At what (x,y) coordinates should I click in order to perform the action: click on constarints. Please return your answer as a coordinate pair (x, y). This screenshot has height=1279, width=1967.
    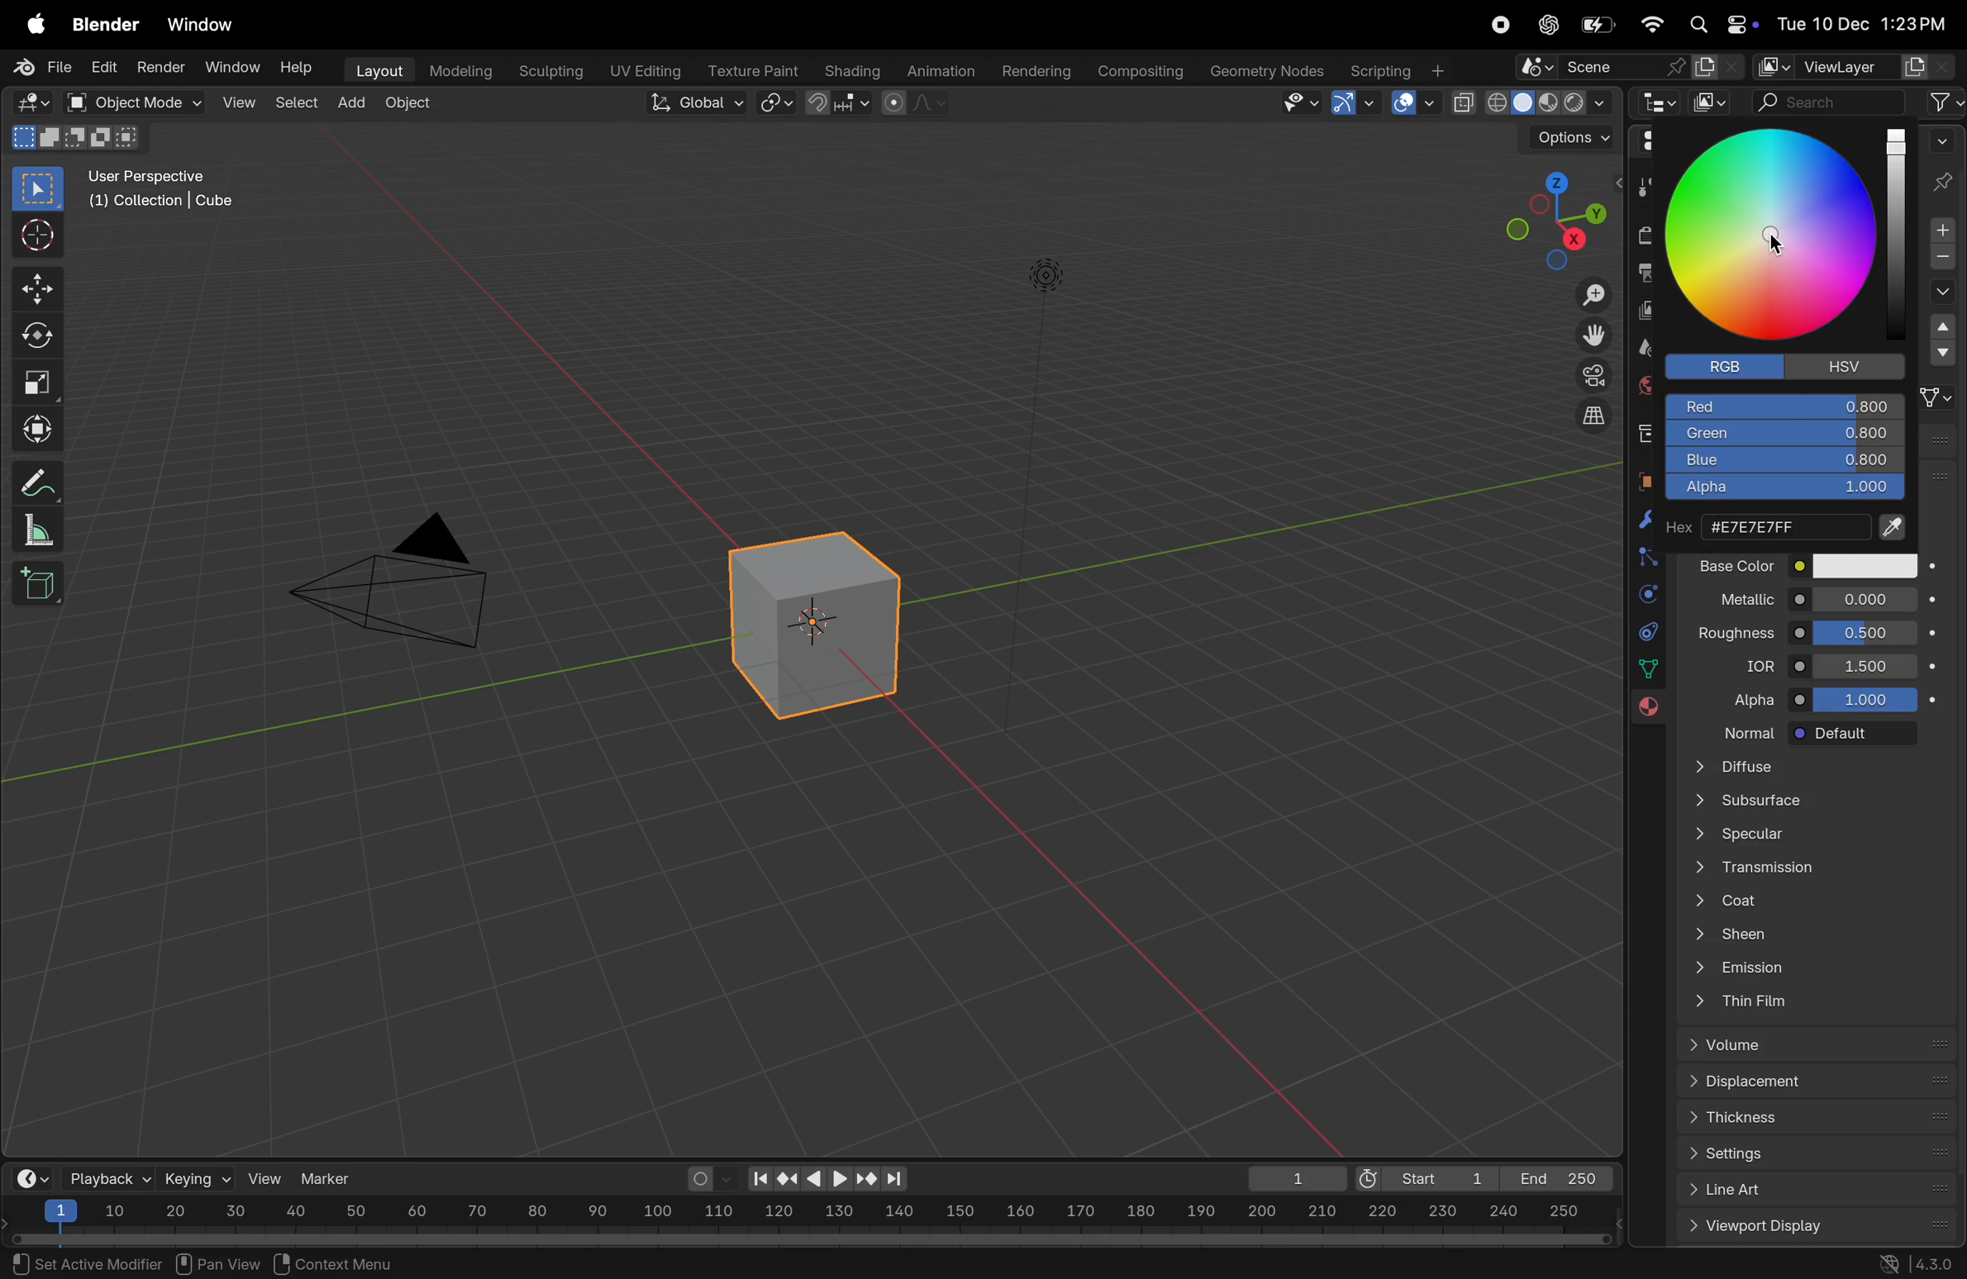
    Looking at the image, I should click on (1648, 635).